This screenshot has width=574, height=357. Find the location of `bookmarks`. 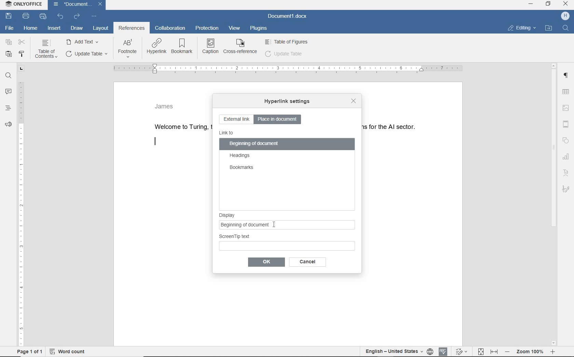

bookmarks is located at coordinates (241, 168).